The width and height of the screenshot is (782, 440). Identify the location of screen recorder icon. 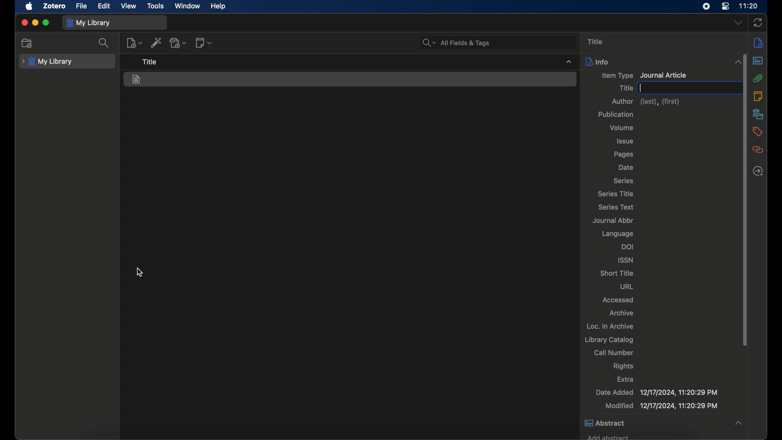
(707, 7).